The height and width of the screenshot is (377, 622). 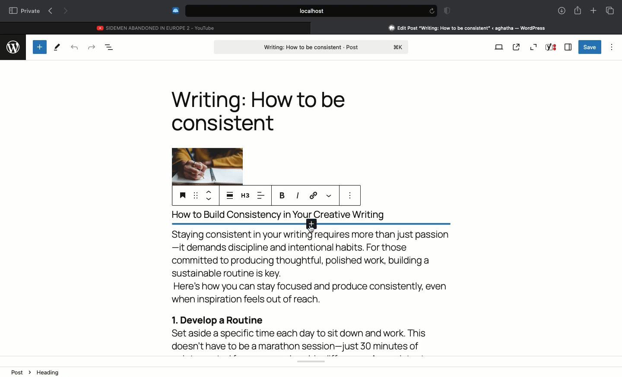 What do you see at coordinates (175, 10) in the screenshot?
I see `Extensions` at bounding box center [175, 10].